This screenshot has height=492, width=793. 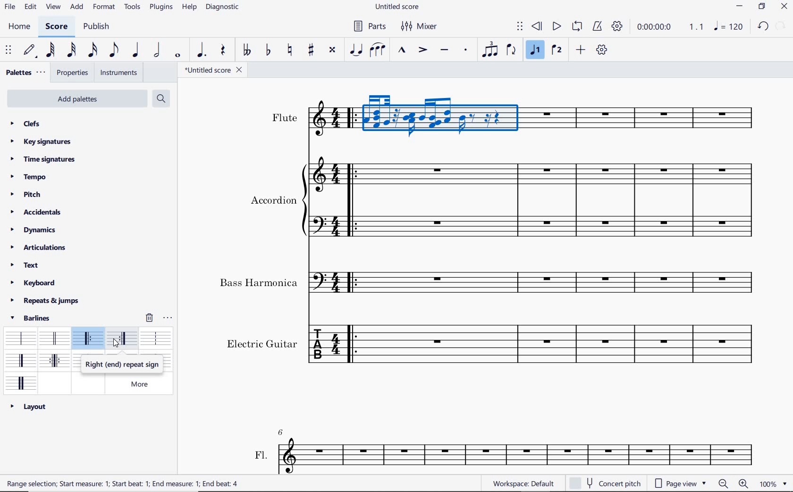 I want to click on cursor, so click(x=116, y=344).